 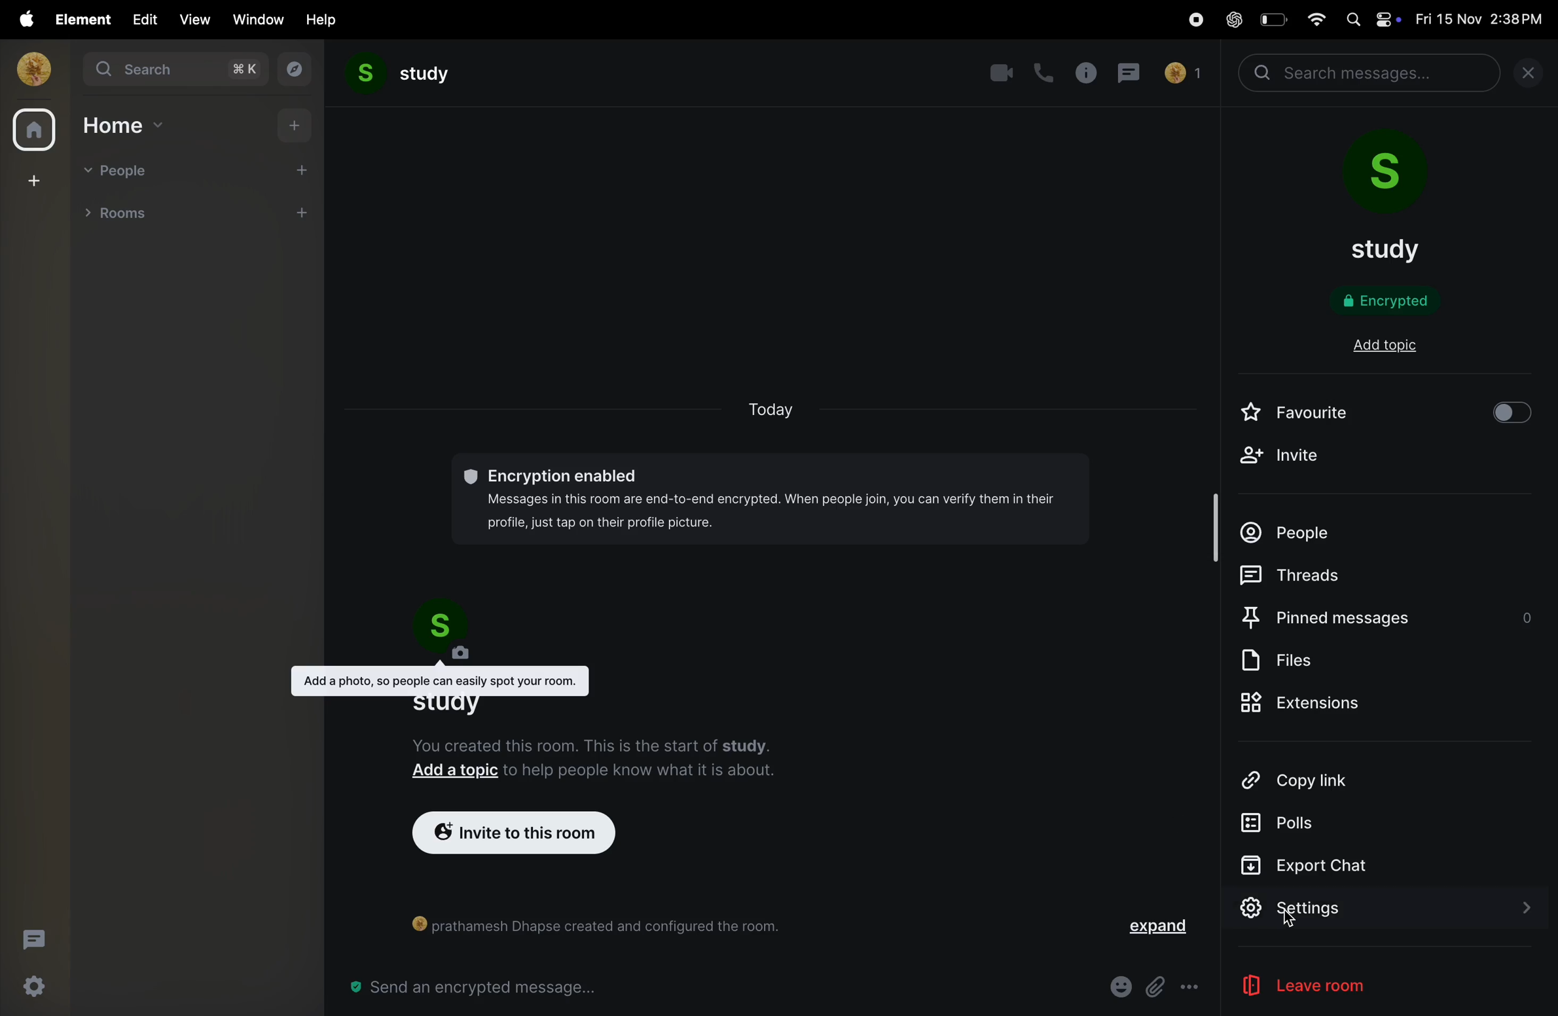 What do you see at coordinates (1280, 459) in the screenshot?
I see `invite` at bounding box center [1280, 459].